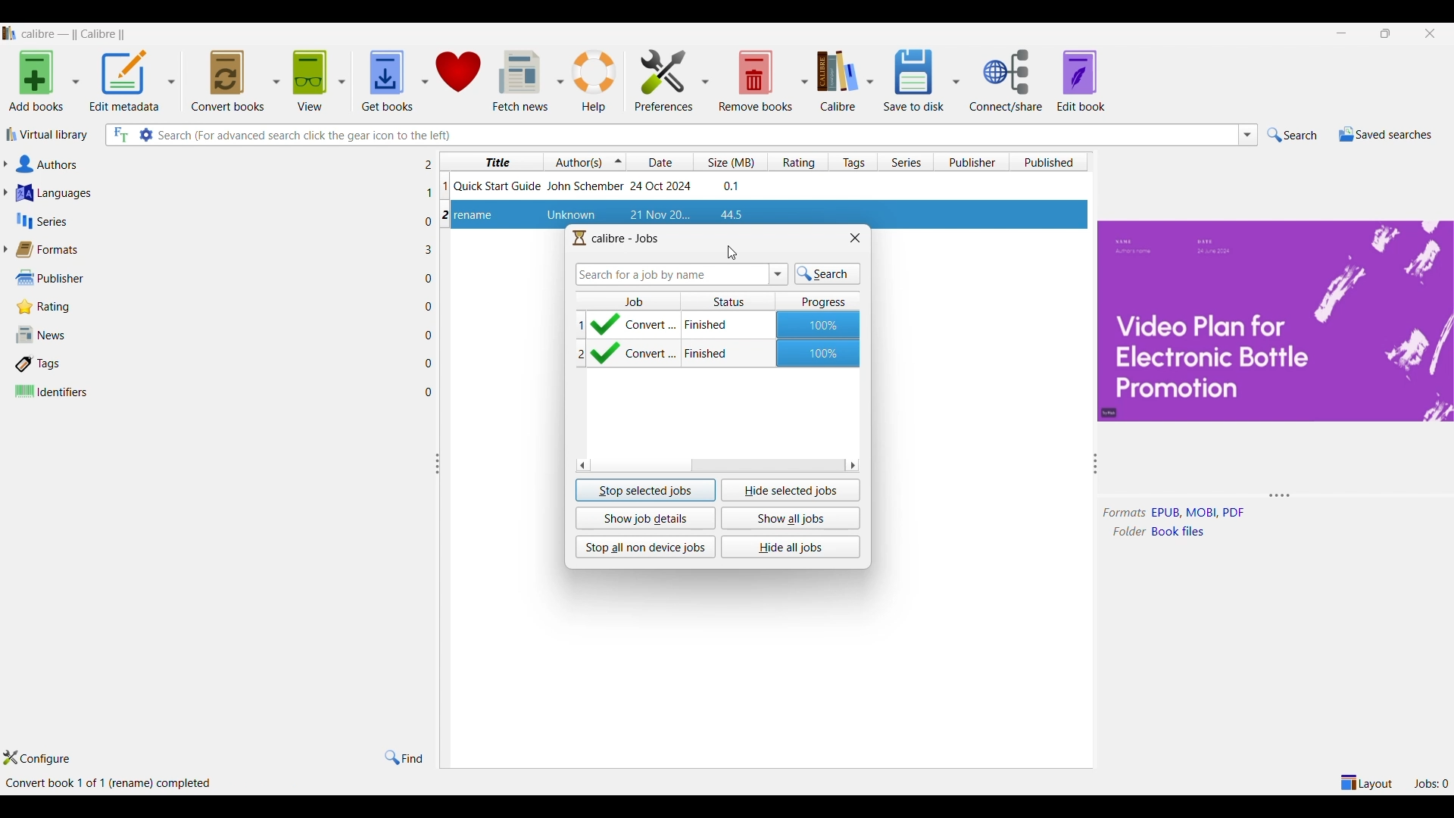 Image resolution: width=1454 pixels, height=818 pixels. I want to click on Add book options, so click(76, 82).